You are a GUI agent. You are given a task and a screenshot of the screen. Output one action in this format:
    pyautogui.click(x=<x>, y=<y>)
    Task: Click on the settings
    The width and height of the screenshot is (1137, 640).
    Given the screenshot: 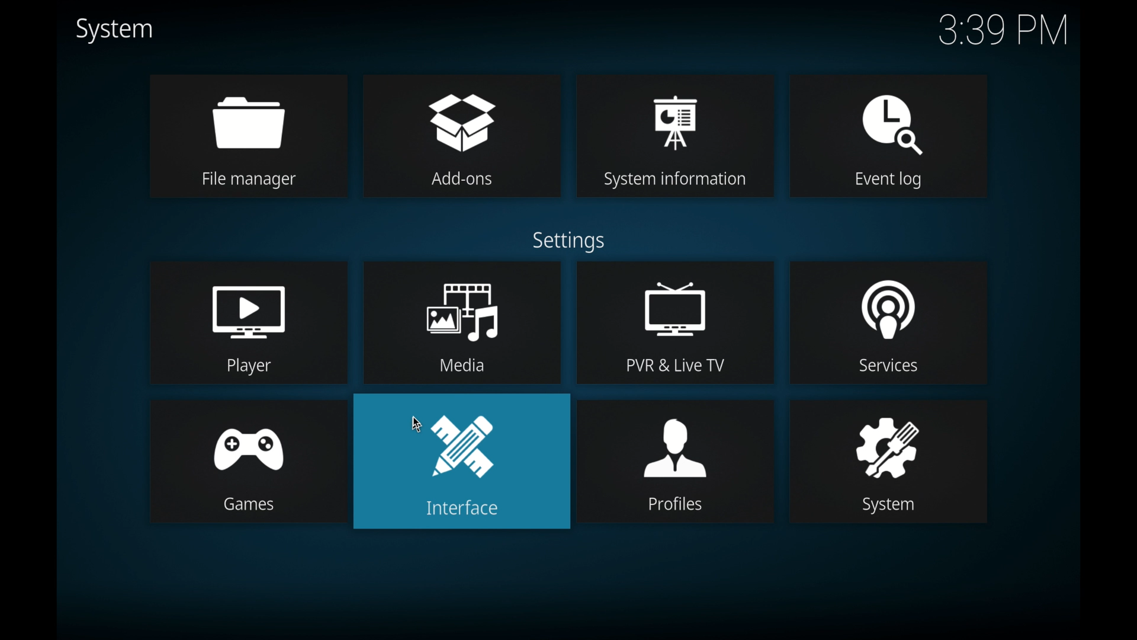 What is the action you would take?
    pyautogui.click(x=568, y=242)
    